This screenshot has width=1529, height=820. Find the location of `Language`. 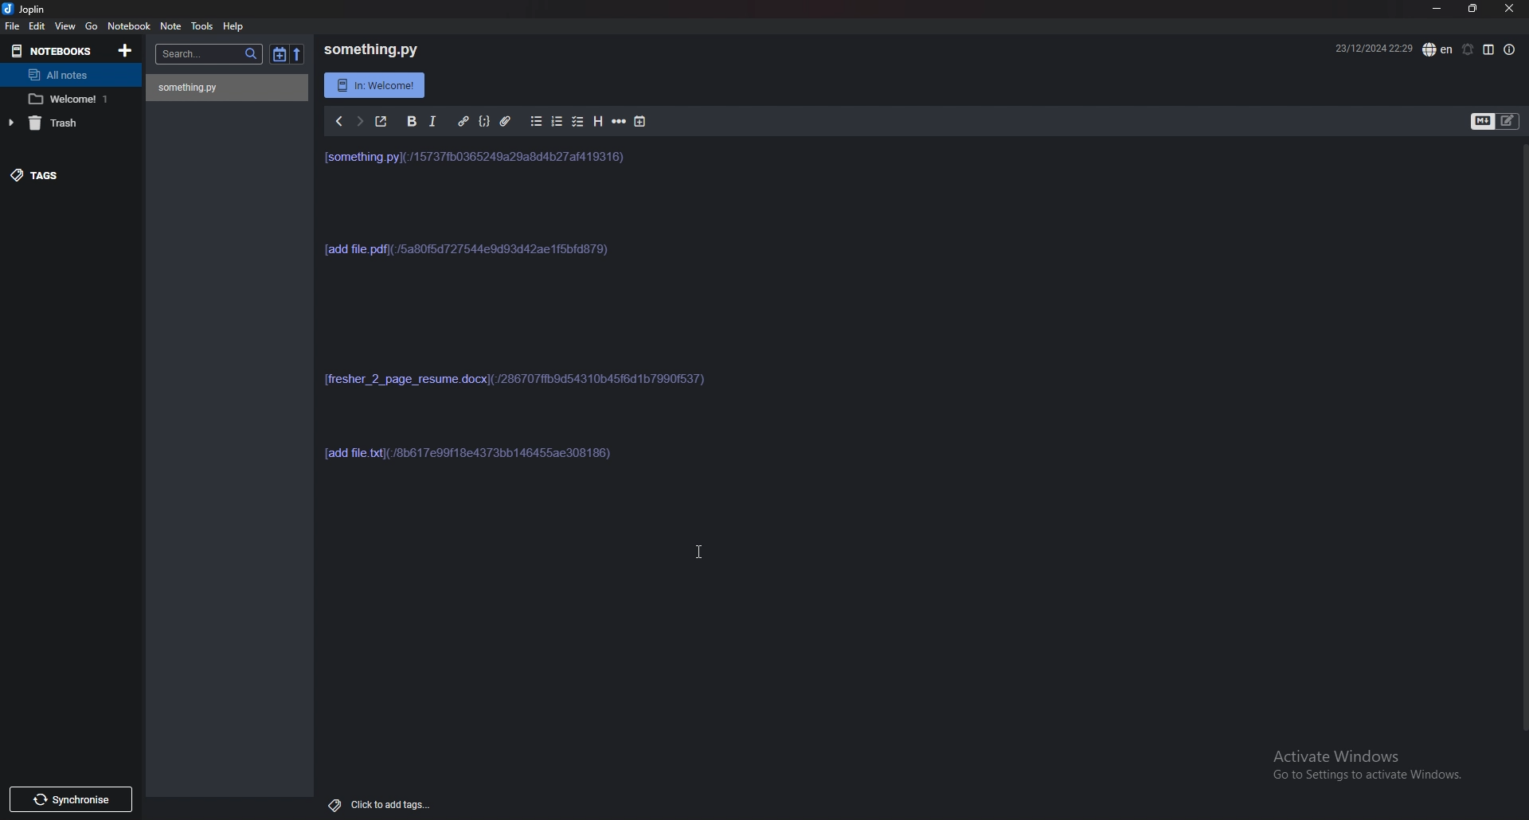

Language is located at coordinates (1437, 50).